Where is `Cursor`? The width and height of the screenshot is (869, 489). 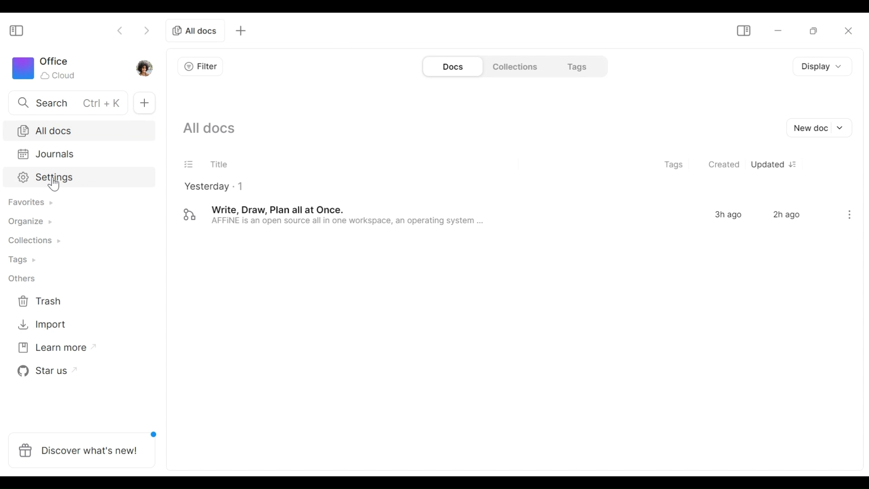
Cursor is located at coordinates (60, 186).